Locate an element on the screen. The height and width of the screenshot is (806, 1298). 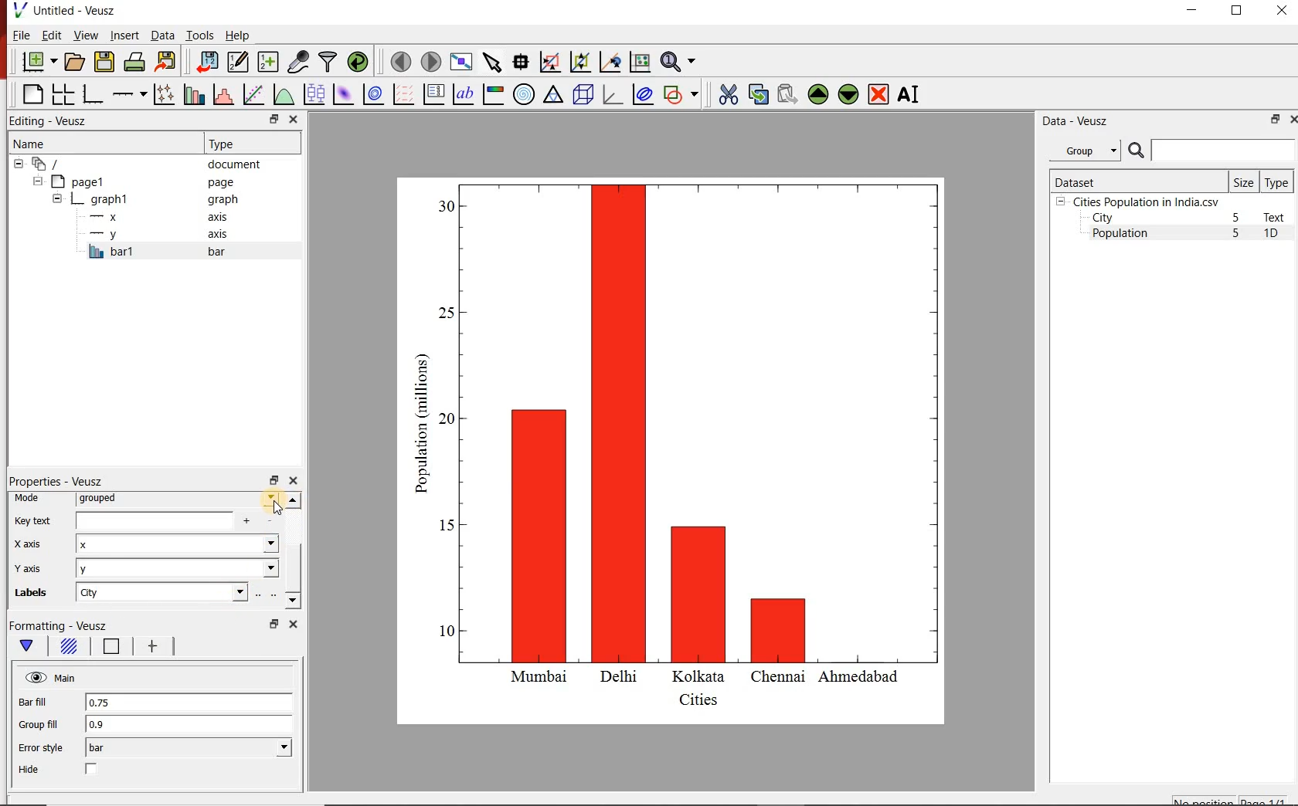
city is located at coordinates (161, 592).